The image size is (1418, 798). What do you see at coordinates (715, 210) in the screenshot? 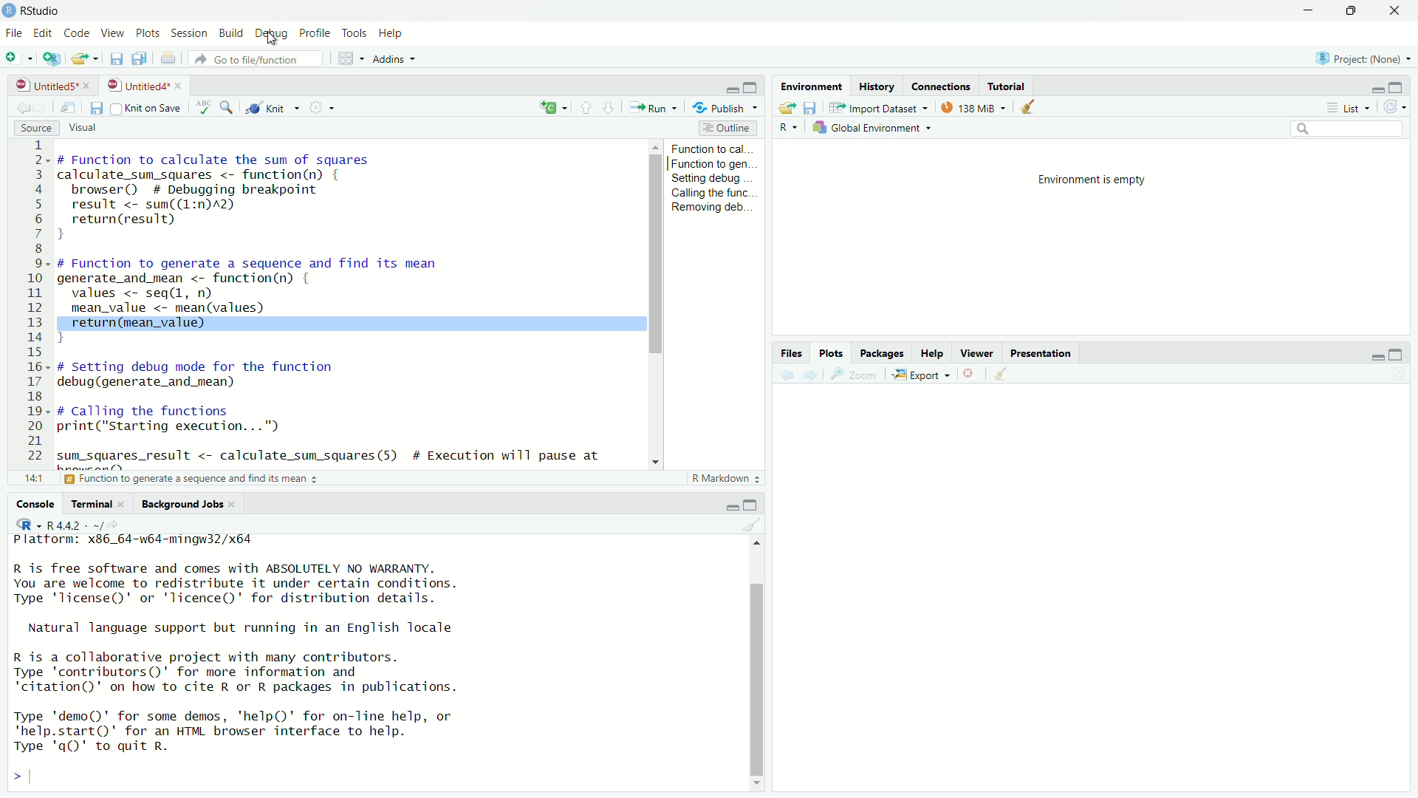
I see `Removing deb...` at bounding box center [715, 210].